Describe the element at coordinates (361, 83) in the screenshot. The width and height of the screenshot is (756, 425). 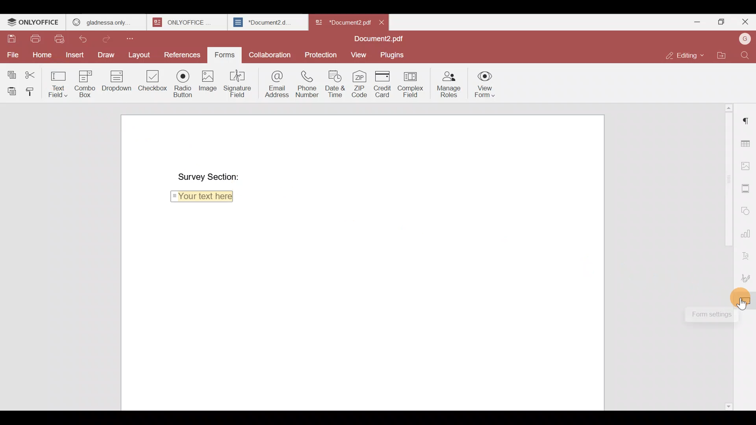
I see `ZIP code` at that location.